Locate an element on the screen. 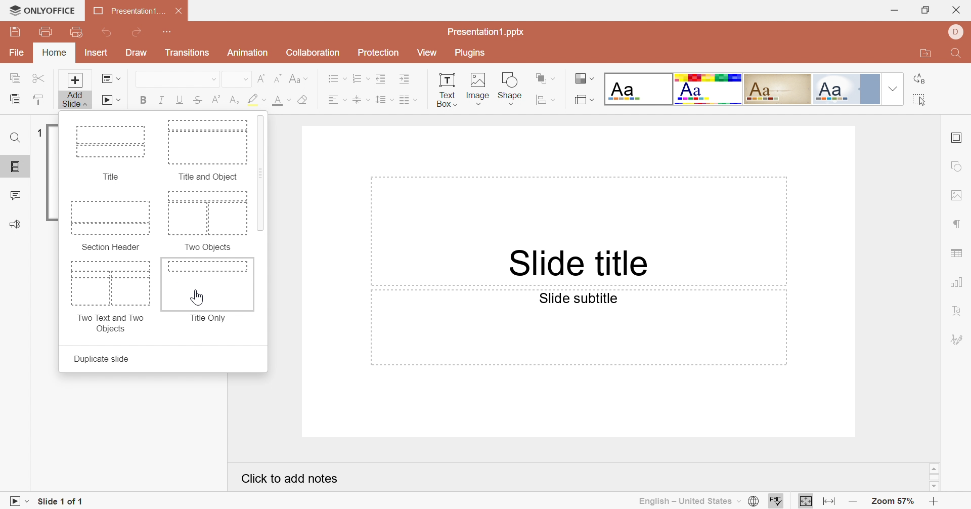  Minimize is located at coordinates (895, 11).